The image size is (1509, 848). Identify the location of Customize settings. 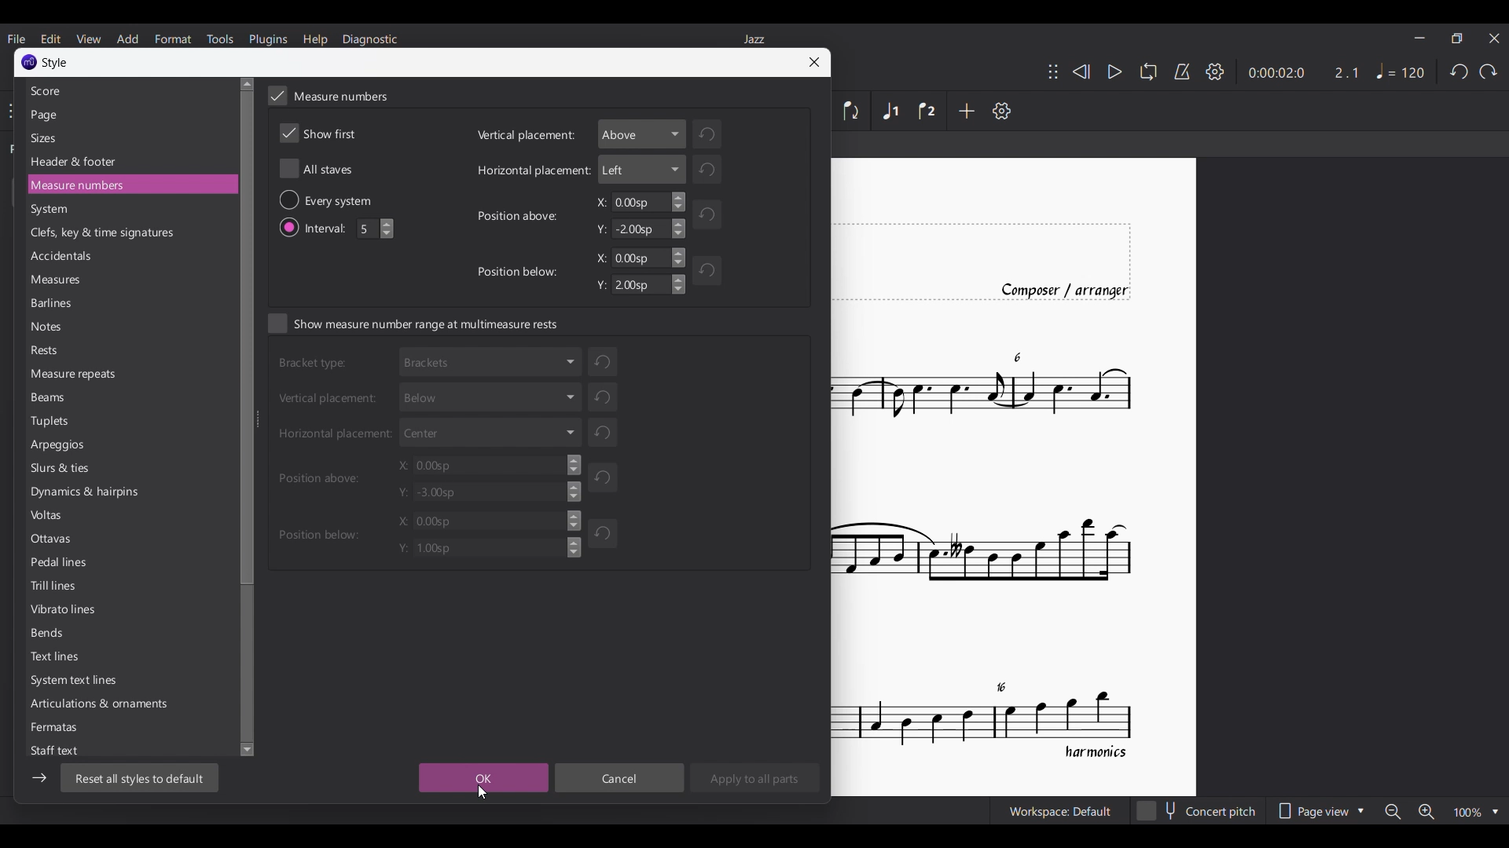
(1001, 111).